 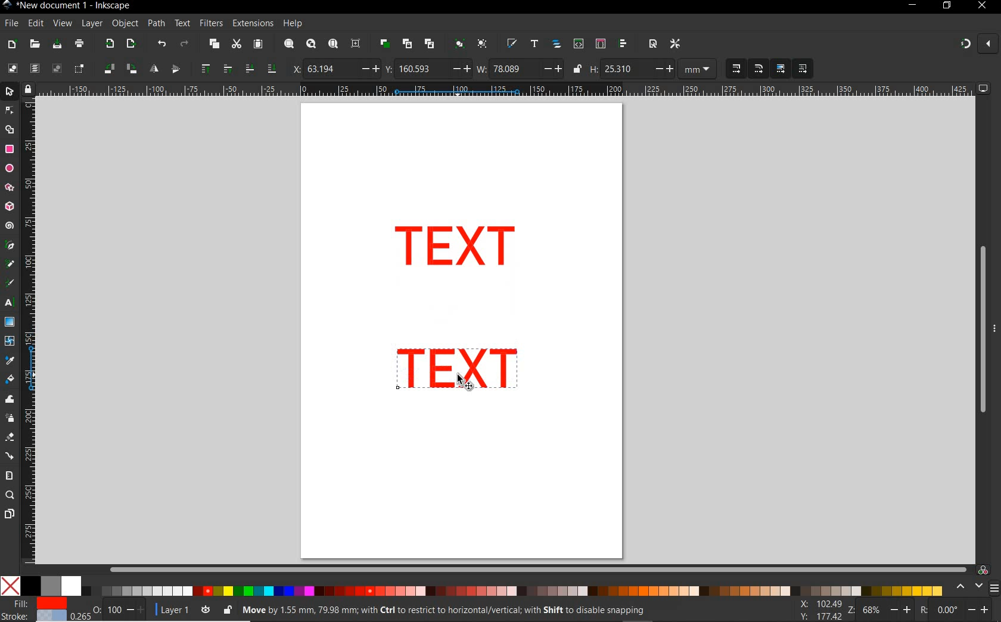 I want to click on spiral tool, so click(x=10, y=227).